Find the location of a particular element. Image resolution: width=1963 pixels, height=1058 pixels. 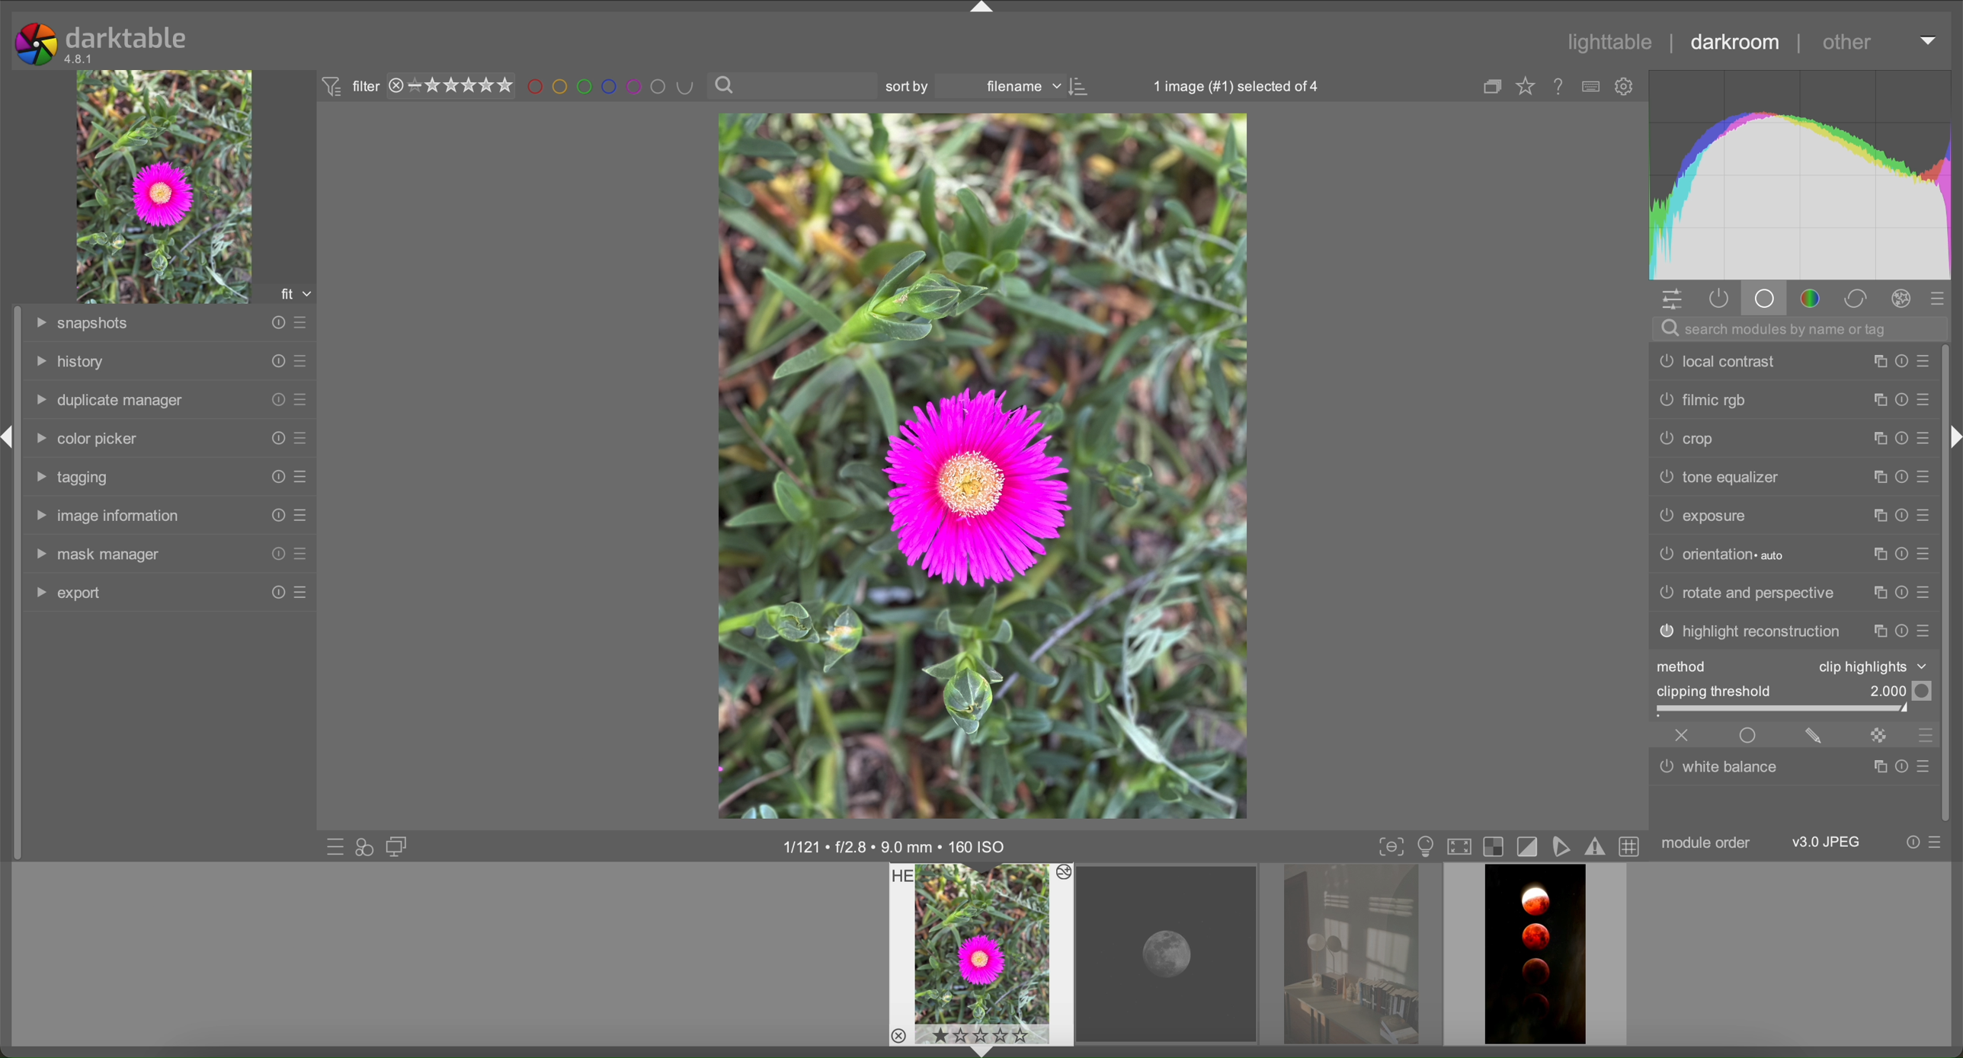

mask manager tab is located at coordinates (98, 555).